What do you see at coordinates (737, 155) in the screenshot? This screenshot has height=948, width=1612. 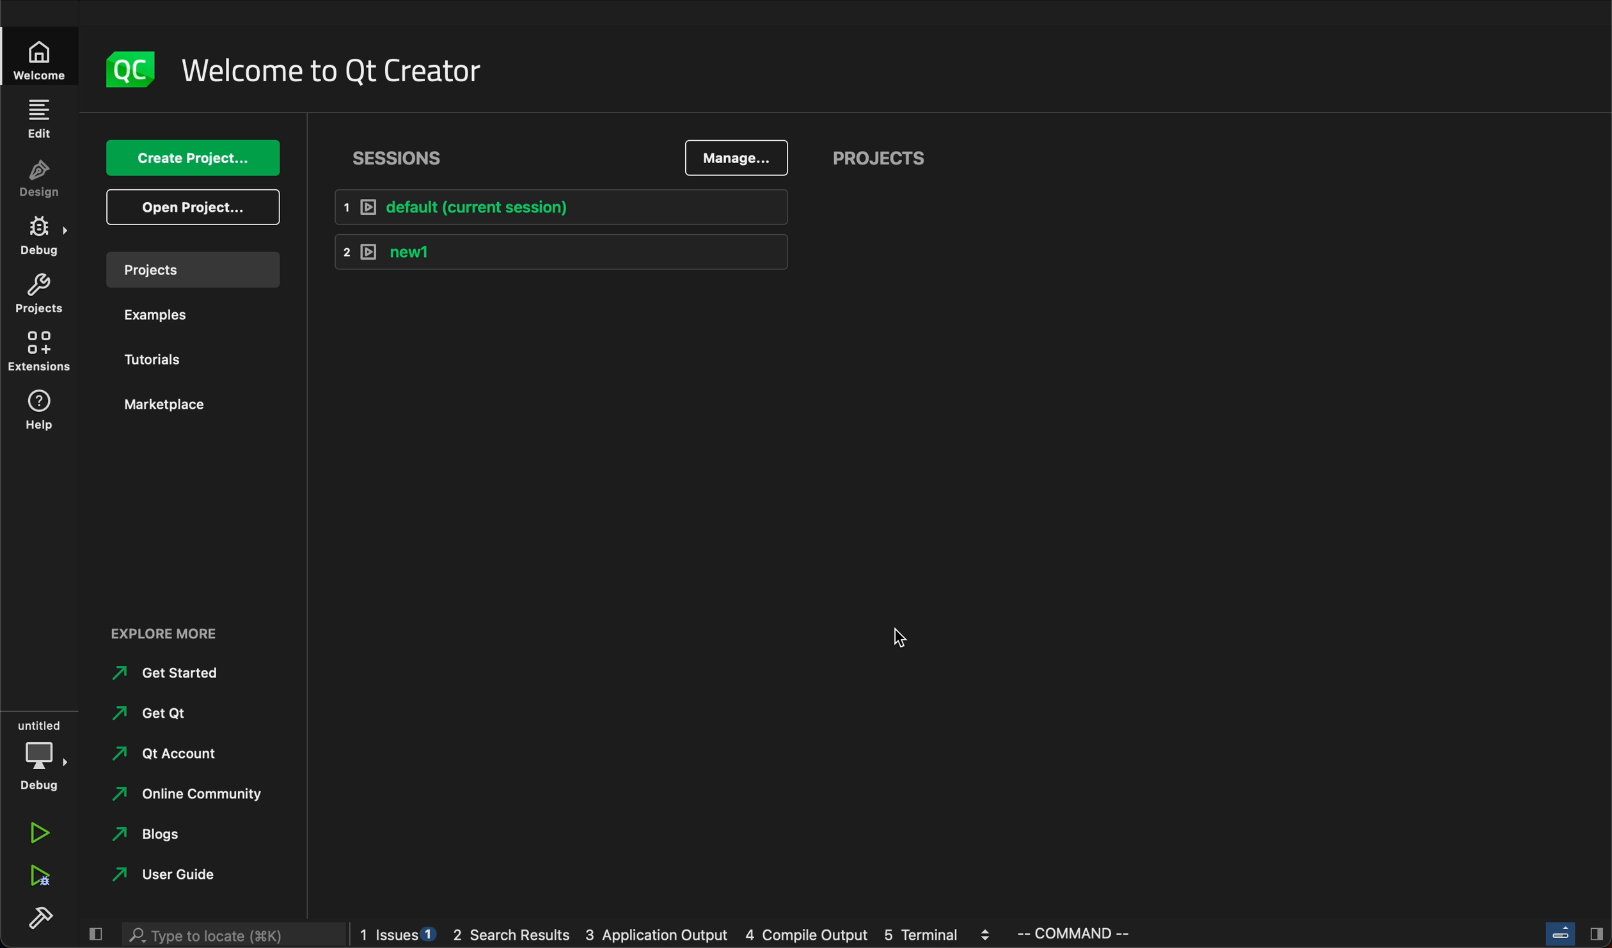 I see `manage` at bounding box center [737, 155].